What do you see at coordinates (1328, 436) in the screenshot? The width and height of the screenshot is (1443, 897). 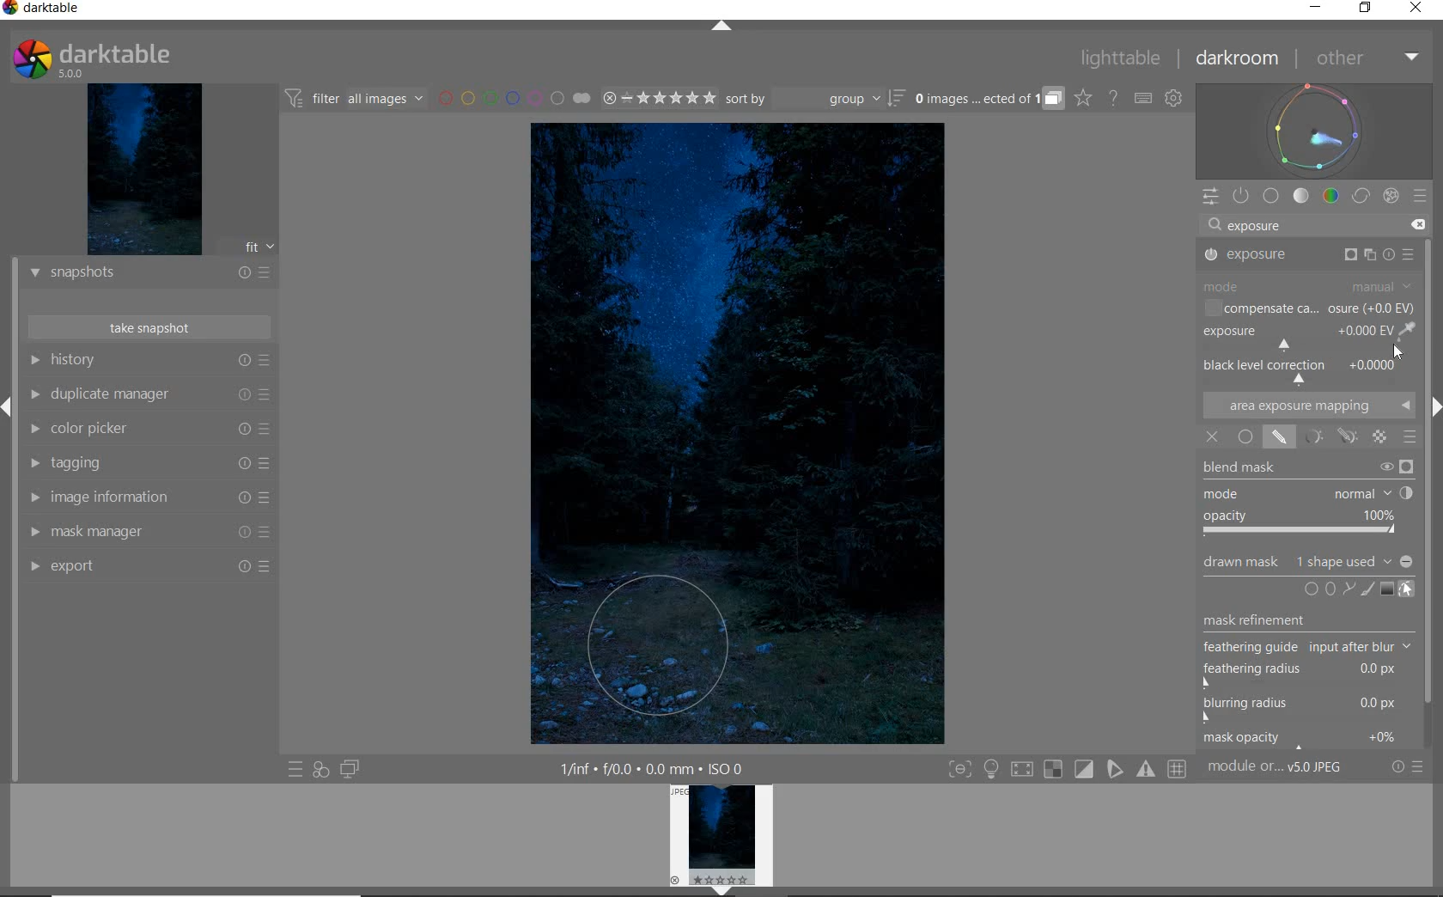 I see `MASK OPTIONS` at bounding box center [1328, 436].